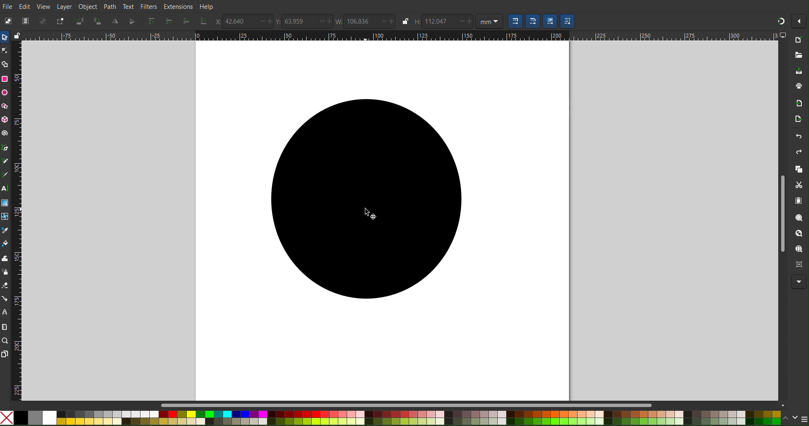  I want to click on Redo, so click(799, 152).